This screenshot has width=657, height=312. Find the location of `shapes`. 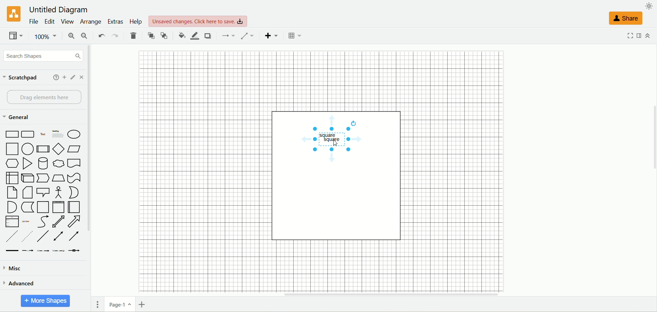

shapes is located at coordinates (42, 190).